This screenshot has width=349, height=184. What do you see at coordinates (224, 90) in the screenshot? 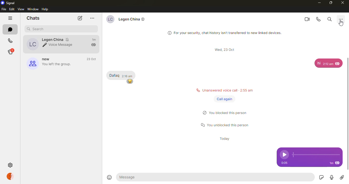
I see `status message` at bounding box center [224, 90].